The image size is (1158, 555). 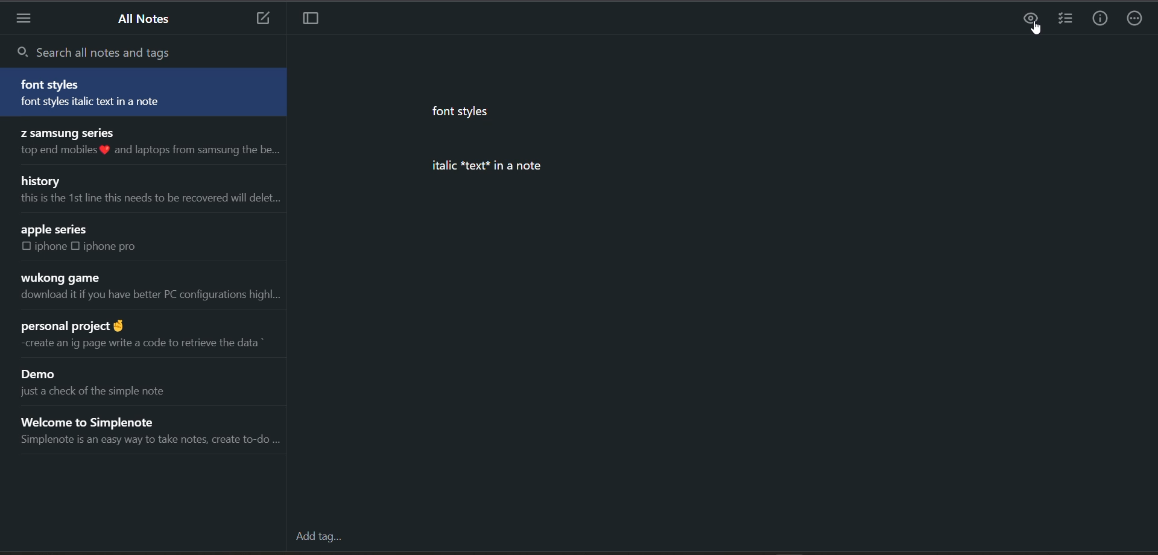 I want to click on insert checklist, so click(x=1066, y=19).